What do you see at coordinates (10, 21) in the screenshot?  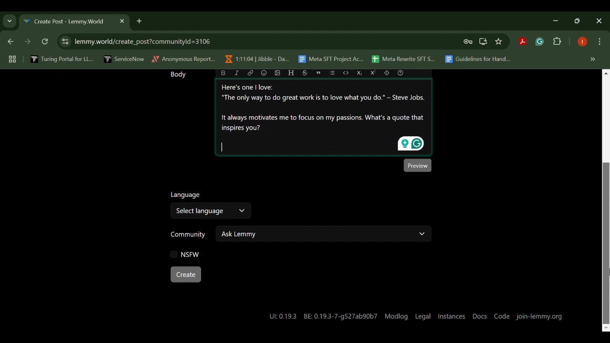 I see `Previous Page Dropdown Menu` at bounding box center [10, 21].